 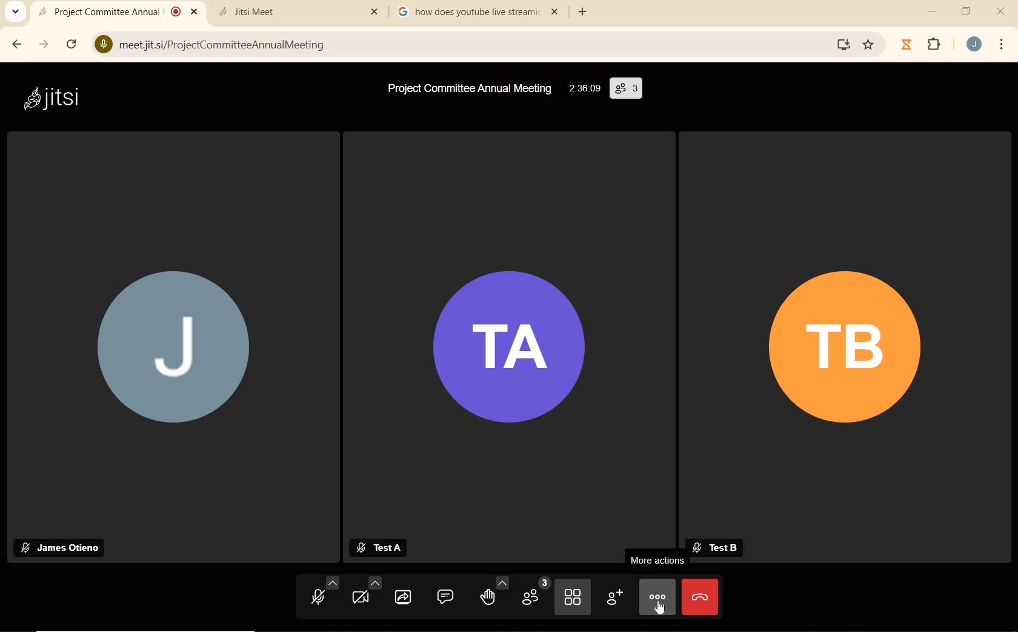 What do you see at coordinates (41, 45) in the screenshot?
I see `FORWARD` at bounding box center [41, 45].